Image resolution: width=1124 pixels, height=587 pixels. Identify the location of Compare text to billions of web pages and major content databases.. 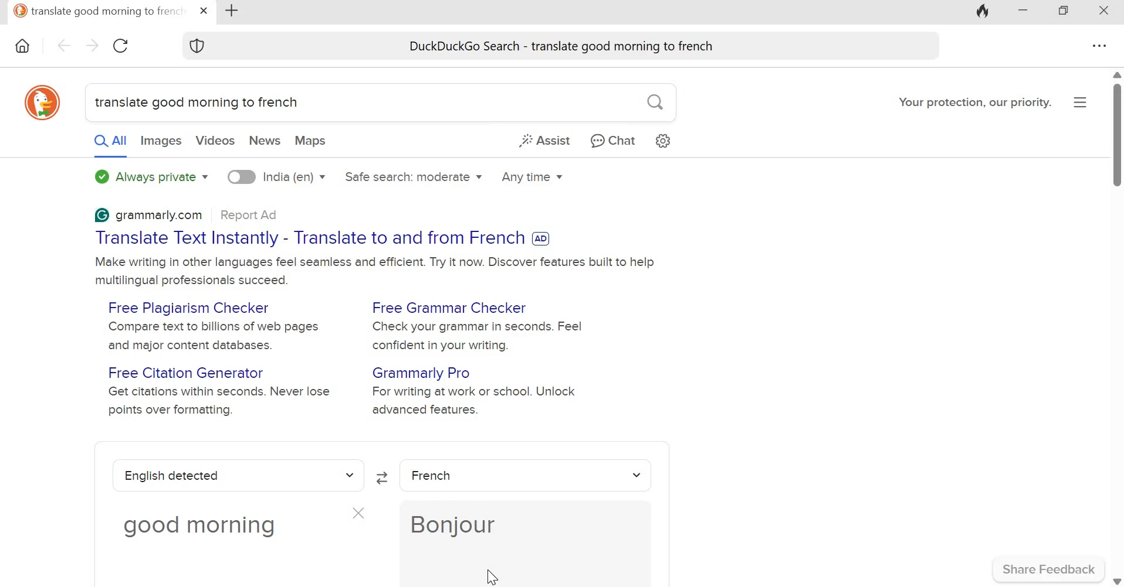
(219, 336).